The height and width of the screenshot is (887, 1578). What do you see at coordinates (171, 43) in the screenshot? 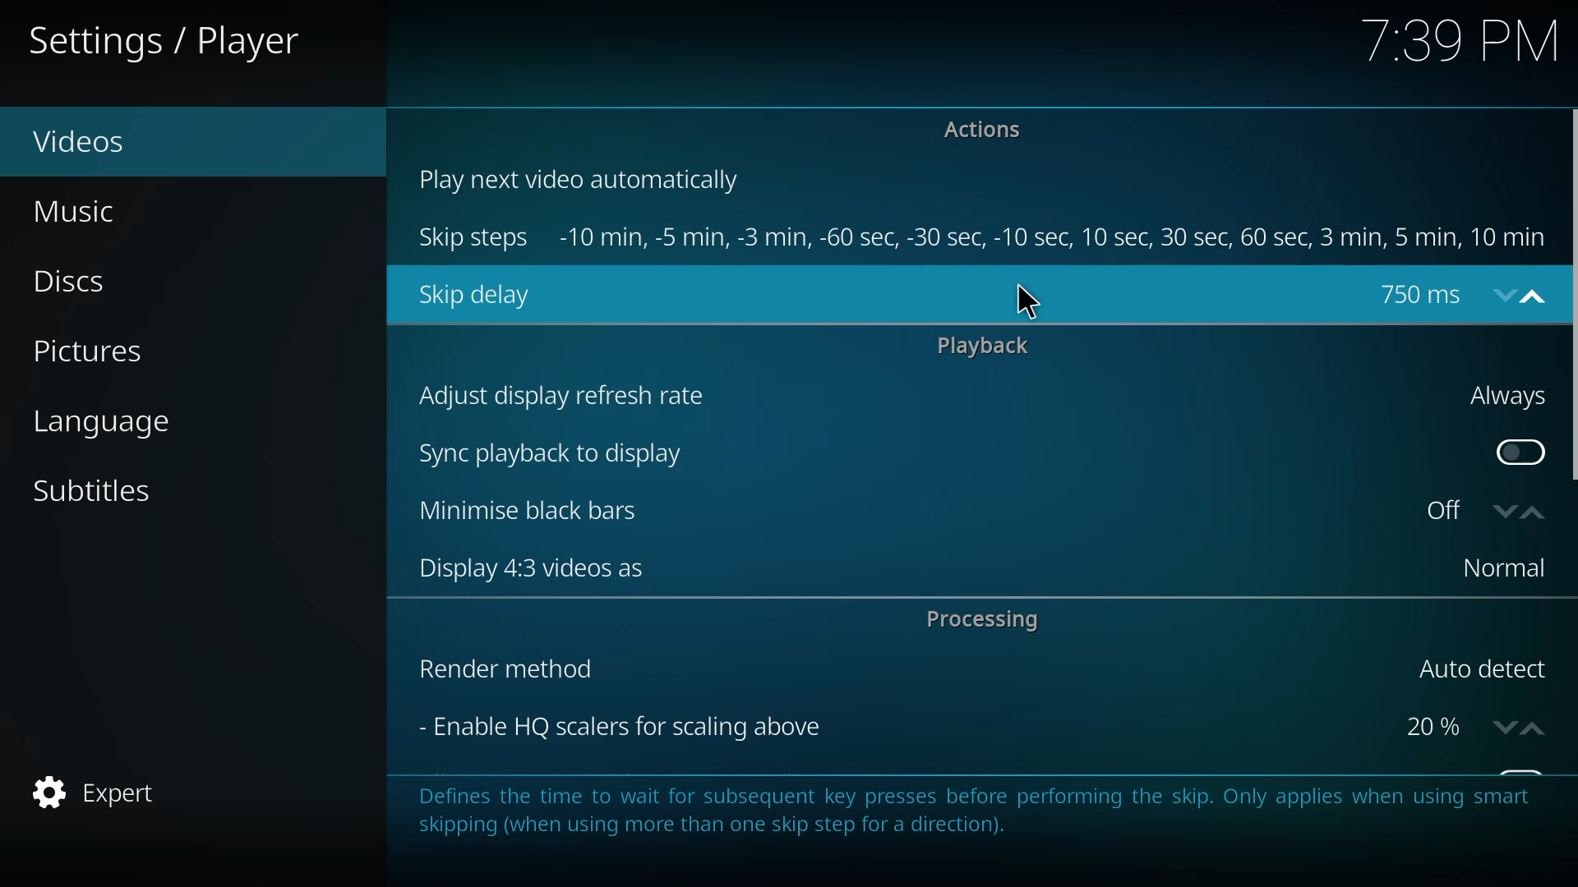
I see `player` at bounding box center [171, 43].